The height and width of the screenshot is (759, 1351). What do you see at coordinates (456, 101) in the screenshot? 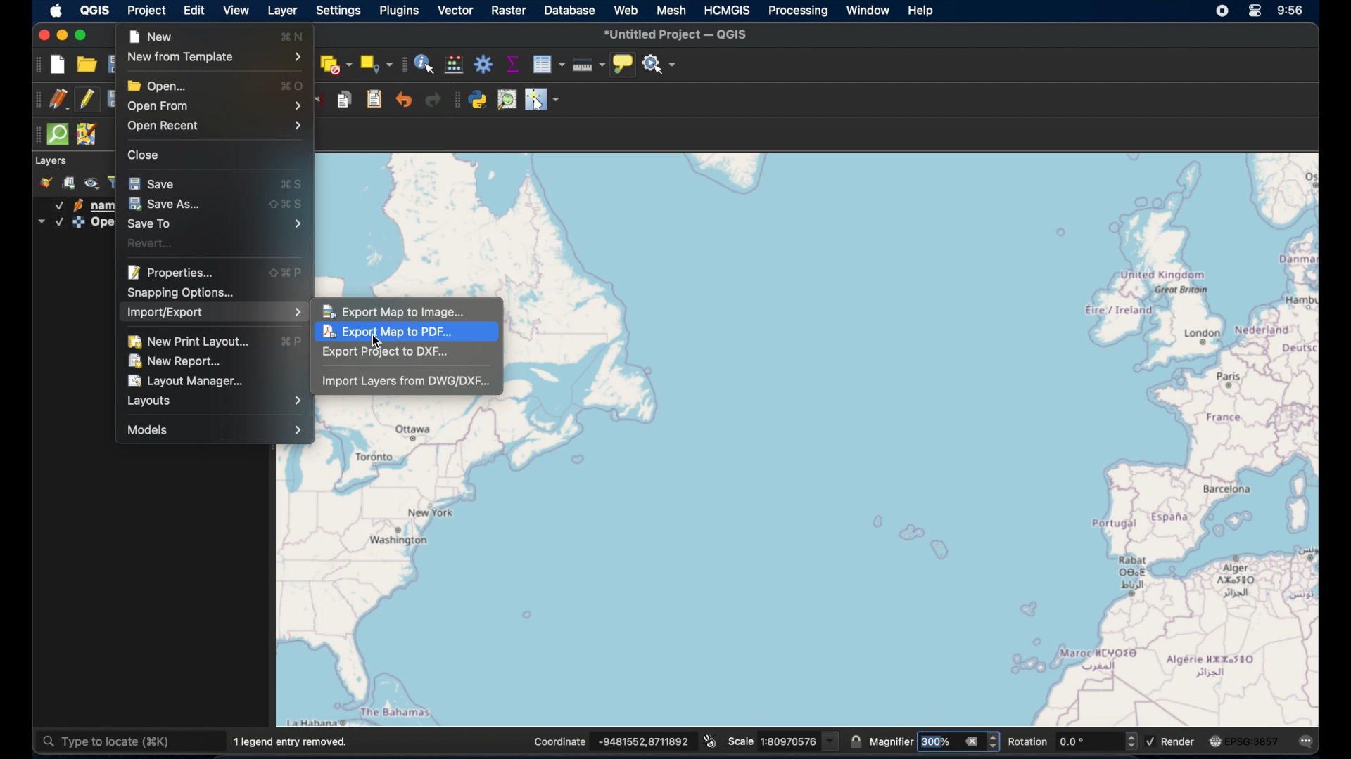
I see `plugin toolbar` at bounding box center [456, 101].